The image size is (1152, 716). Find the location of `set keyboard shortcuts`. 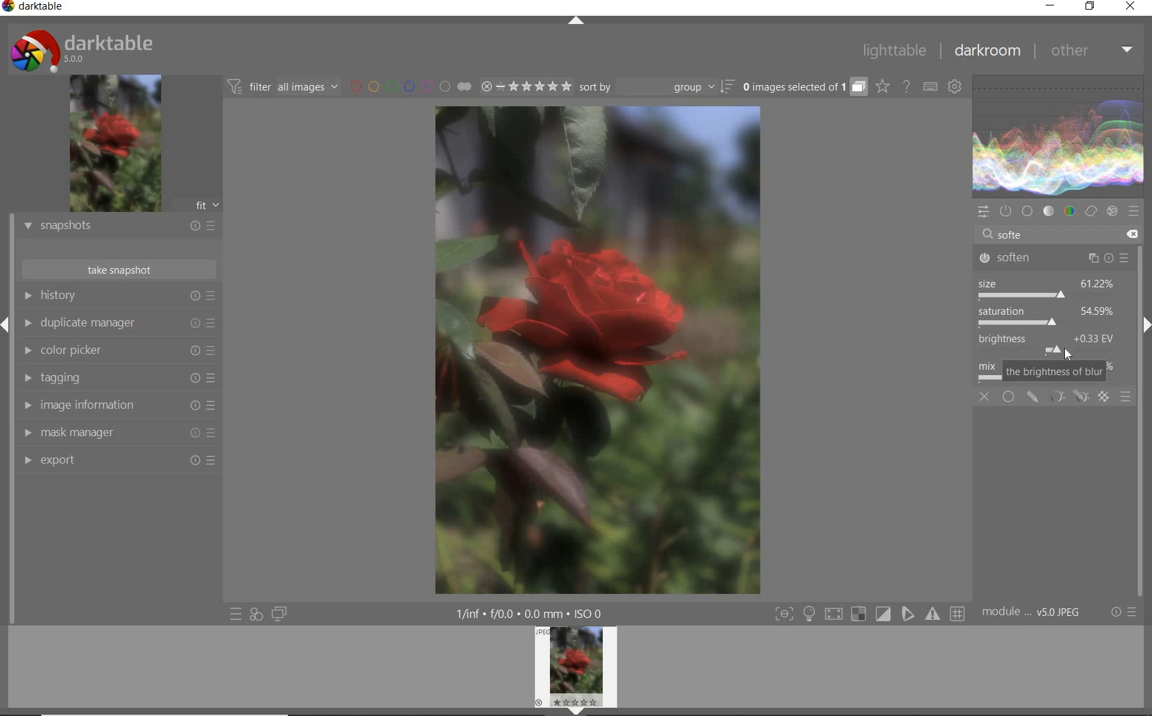

set keyboard shortcuts is located at coordinates (930, 86).